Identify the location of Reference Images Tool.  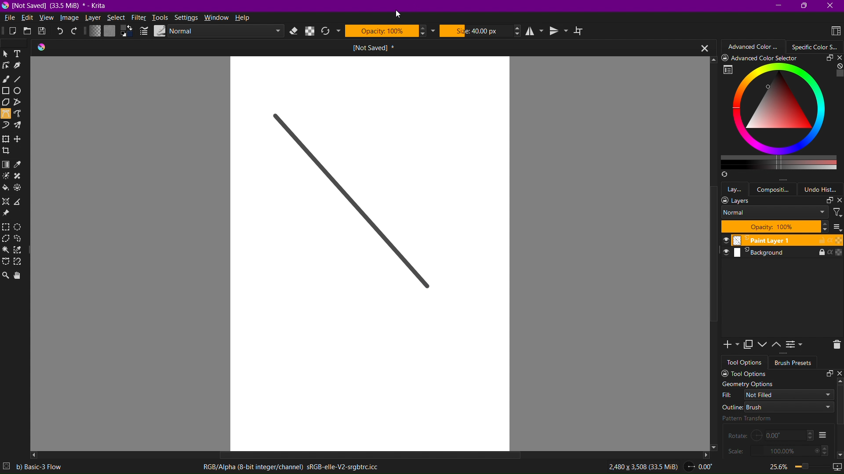
(7, 214).